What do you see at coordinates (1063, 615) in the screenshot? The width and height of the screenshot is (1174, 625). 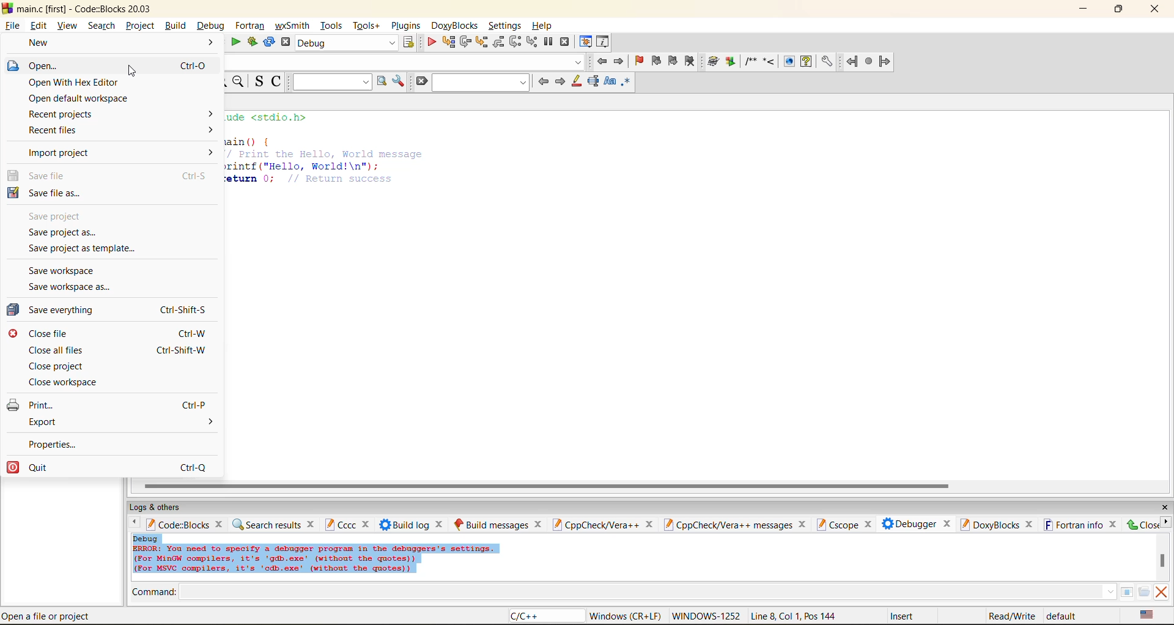 I see `default` at bounding box center [1063, 615].